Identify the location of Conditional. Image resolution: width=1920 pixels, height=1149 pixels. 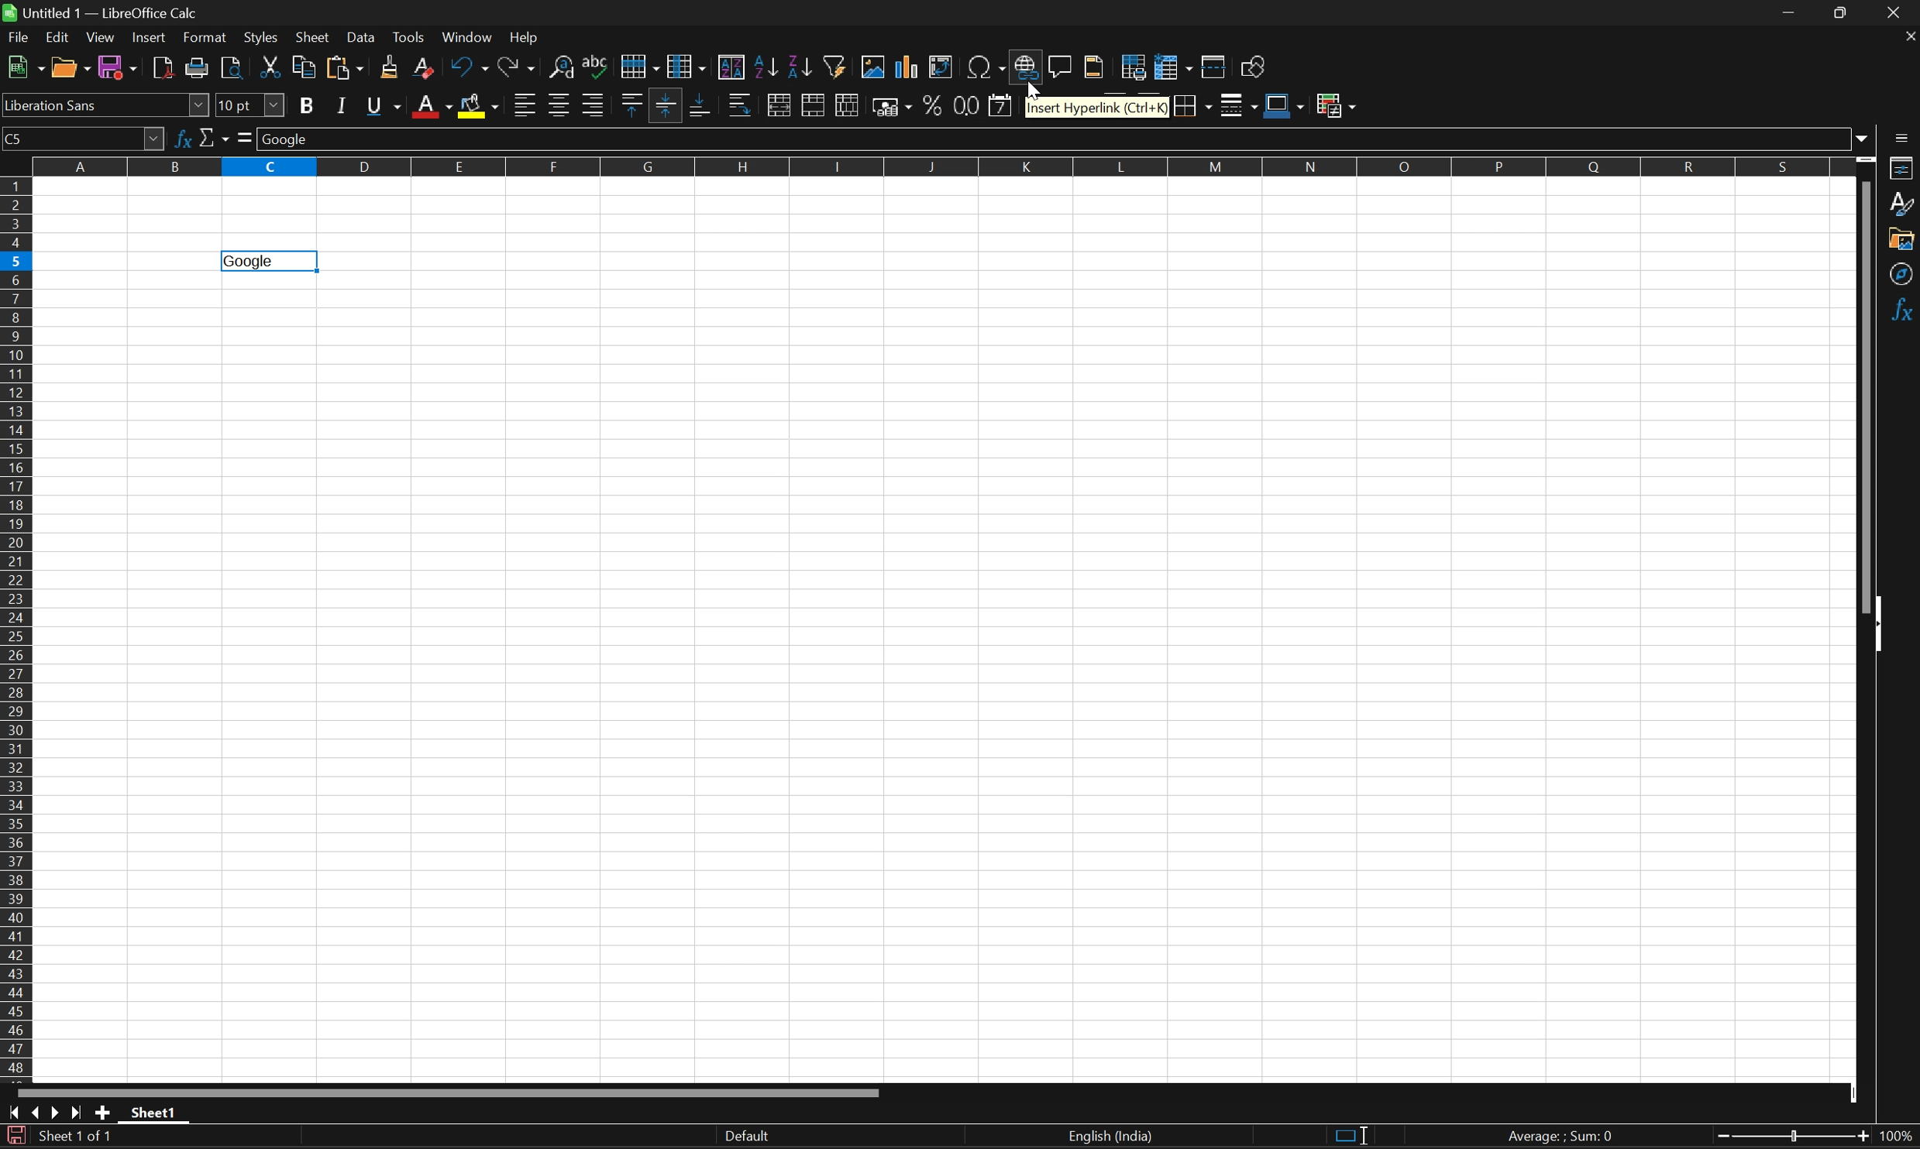
(1337, 104).